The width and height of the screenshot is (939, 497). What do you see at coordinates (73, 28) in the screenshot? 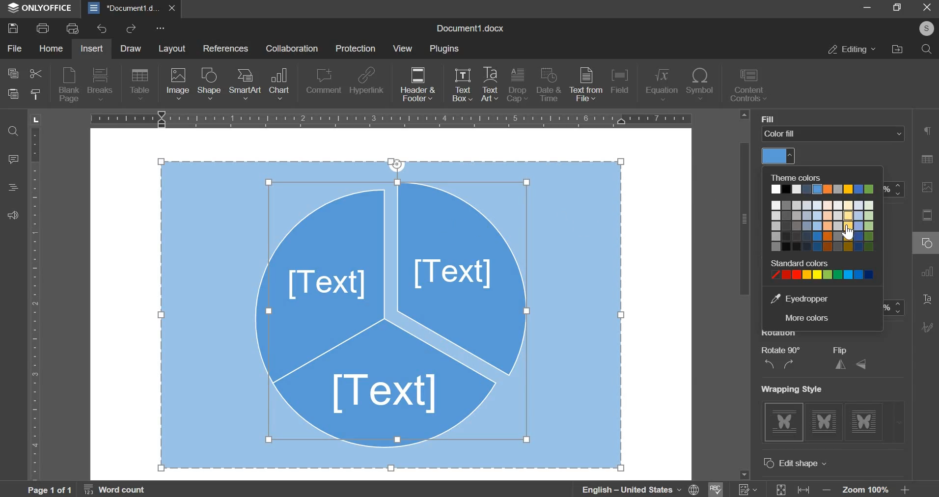
I see `print previw` at bounding box center [73, 28].